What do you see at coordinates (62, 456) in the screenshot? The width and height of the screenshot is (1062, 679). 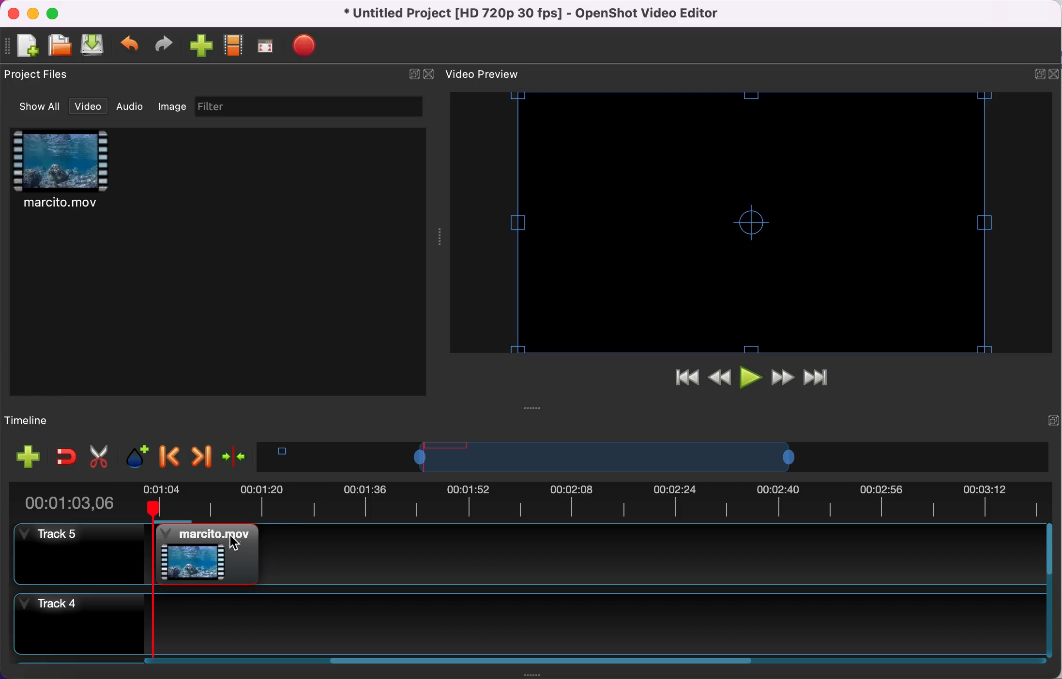 I see `enable snapping` at bounding box center [62, 456].